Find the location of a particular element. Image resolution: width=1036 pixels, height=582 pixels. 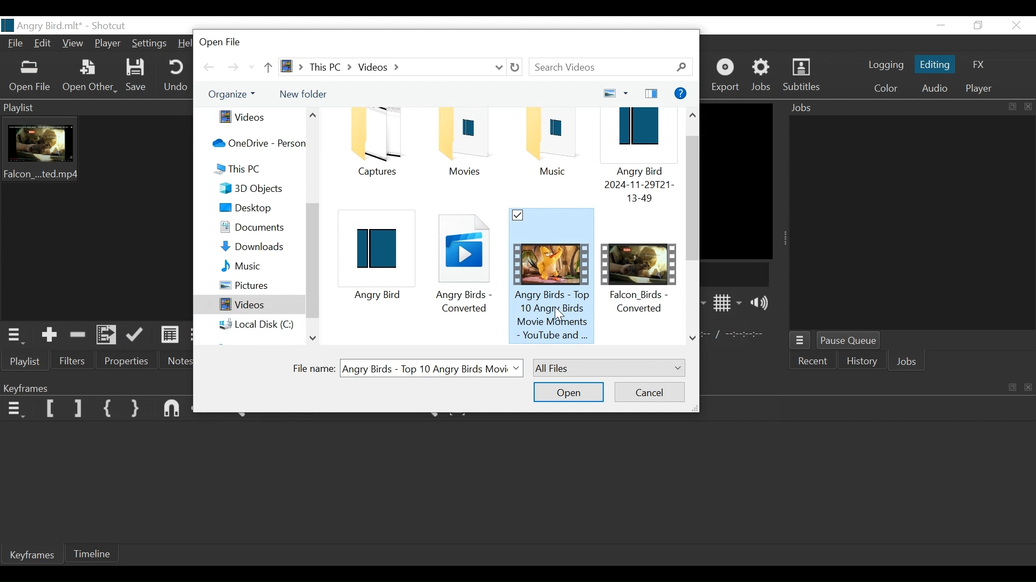

Open is located at coordinates (569, 392).